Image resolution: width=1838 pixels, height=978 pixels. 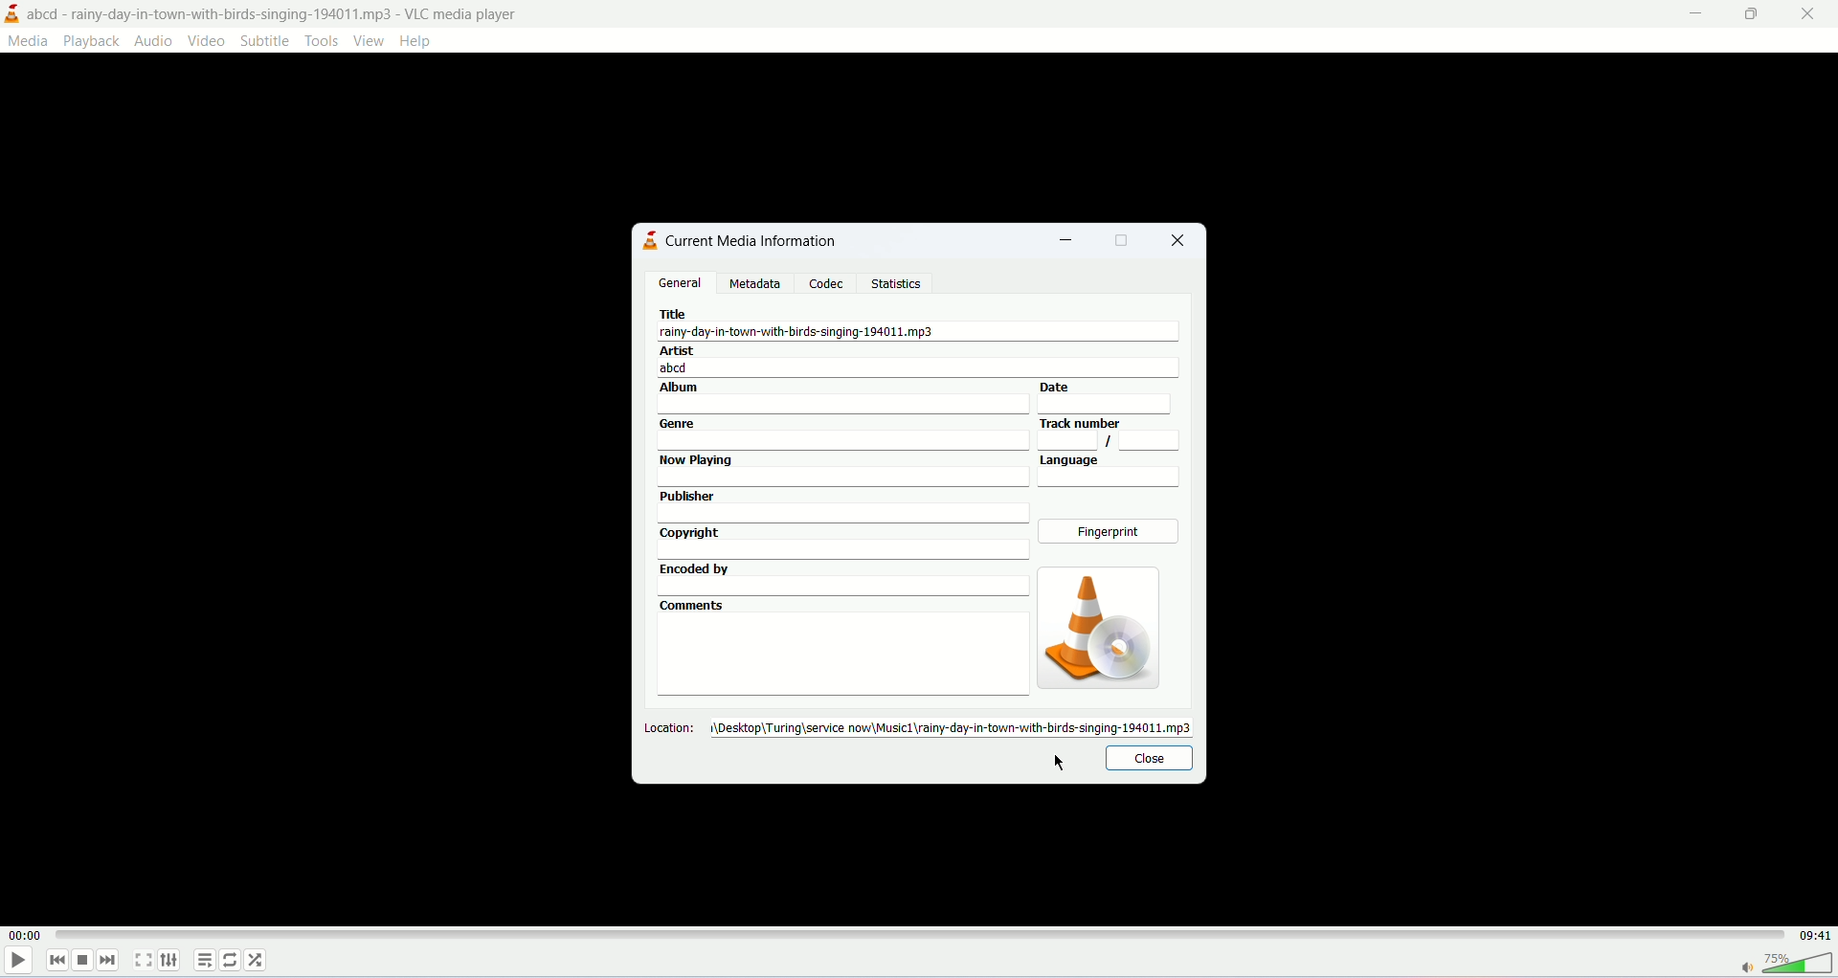 What do you see at coordinates (1111, 533) in the screenshot?
I see `fingerprint` at bounding box center [1111, 533].